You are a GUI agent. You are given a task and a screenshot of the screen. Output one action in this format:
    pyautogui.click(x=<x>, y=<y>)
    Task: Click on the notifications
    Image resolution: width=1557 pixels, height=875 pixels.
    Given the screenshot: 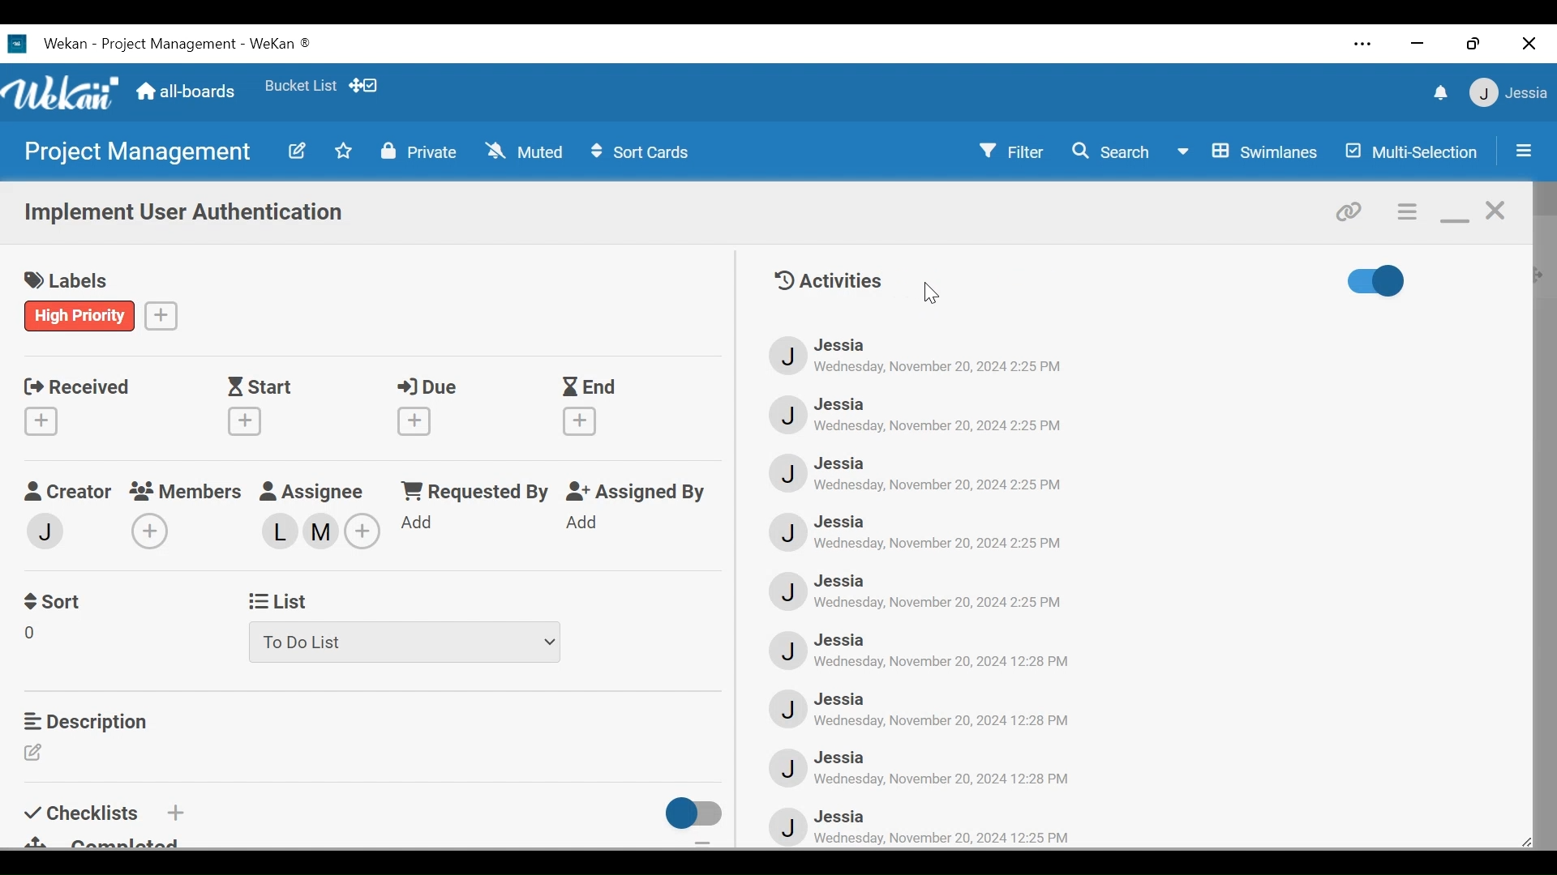 What is the action you would take?
    pyautogui.click(x=1436, y=94)
    